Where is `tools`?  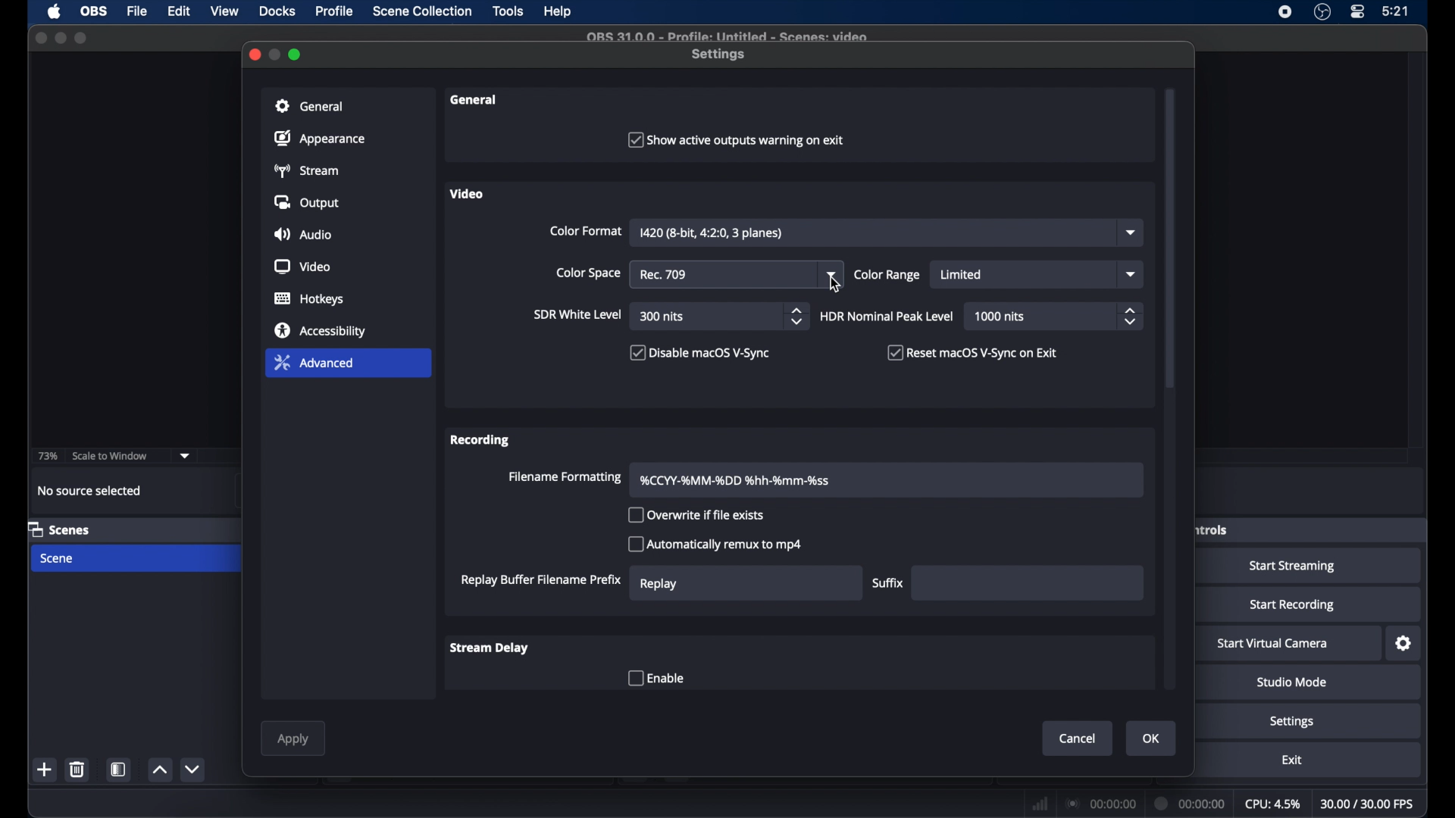
tools is located at coordinates (509, 11).